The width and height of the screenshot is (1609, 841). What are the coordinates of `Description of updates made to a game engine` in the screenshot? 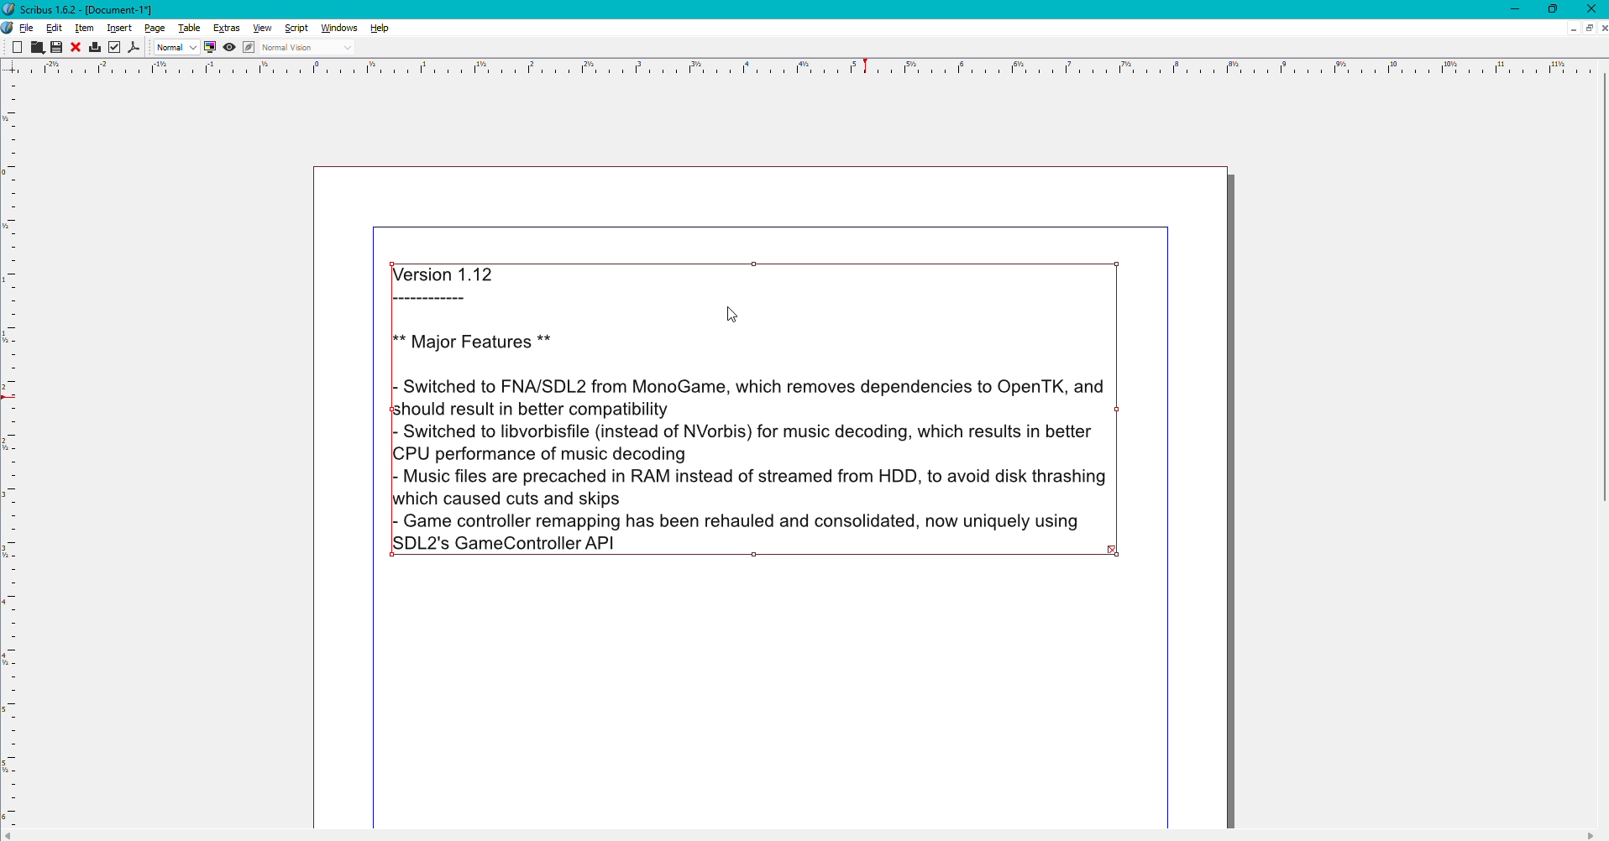 It's located at (752, 443).